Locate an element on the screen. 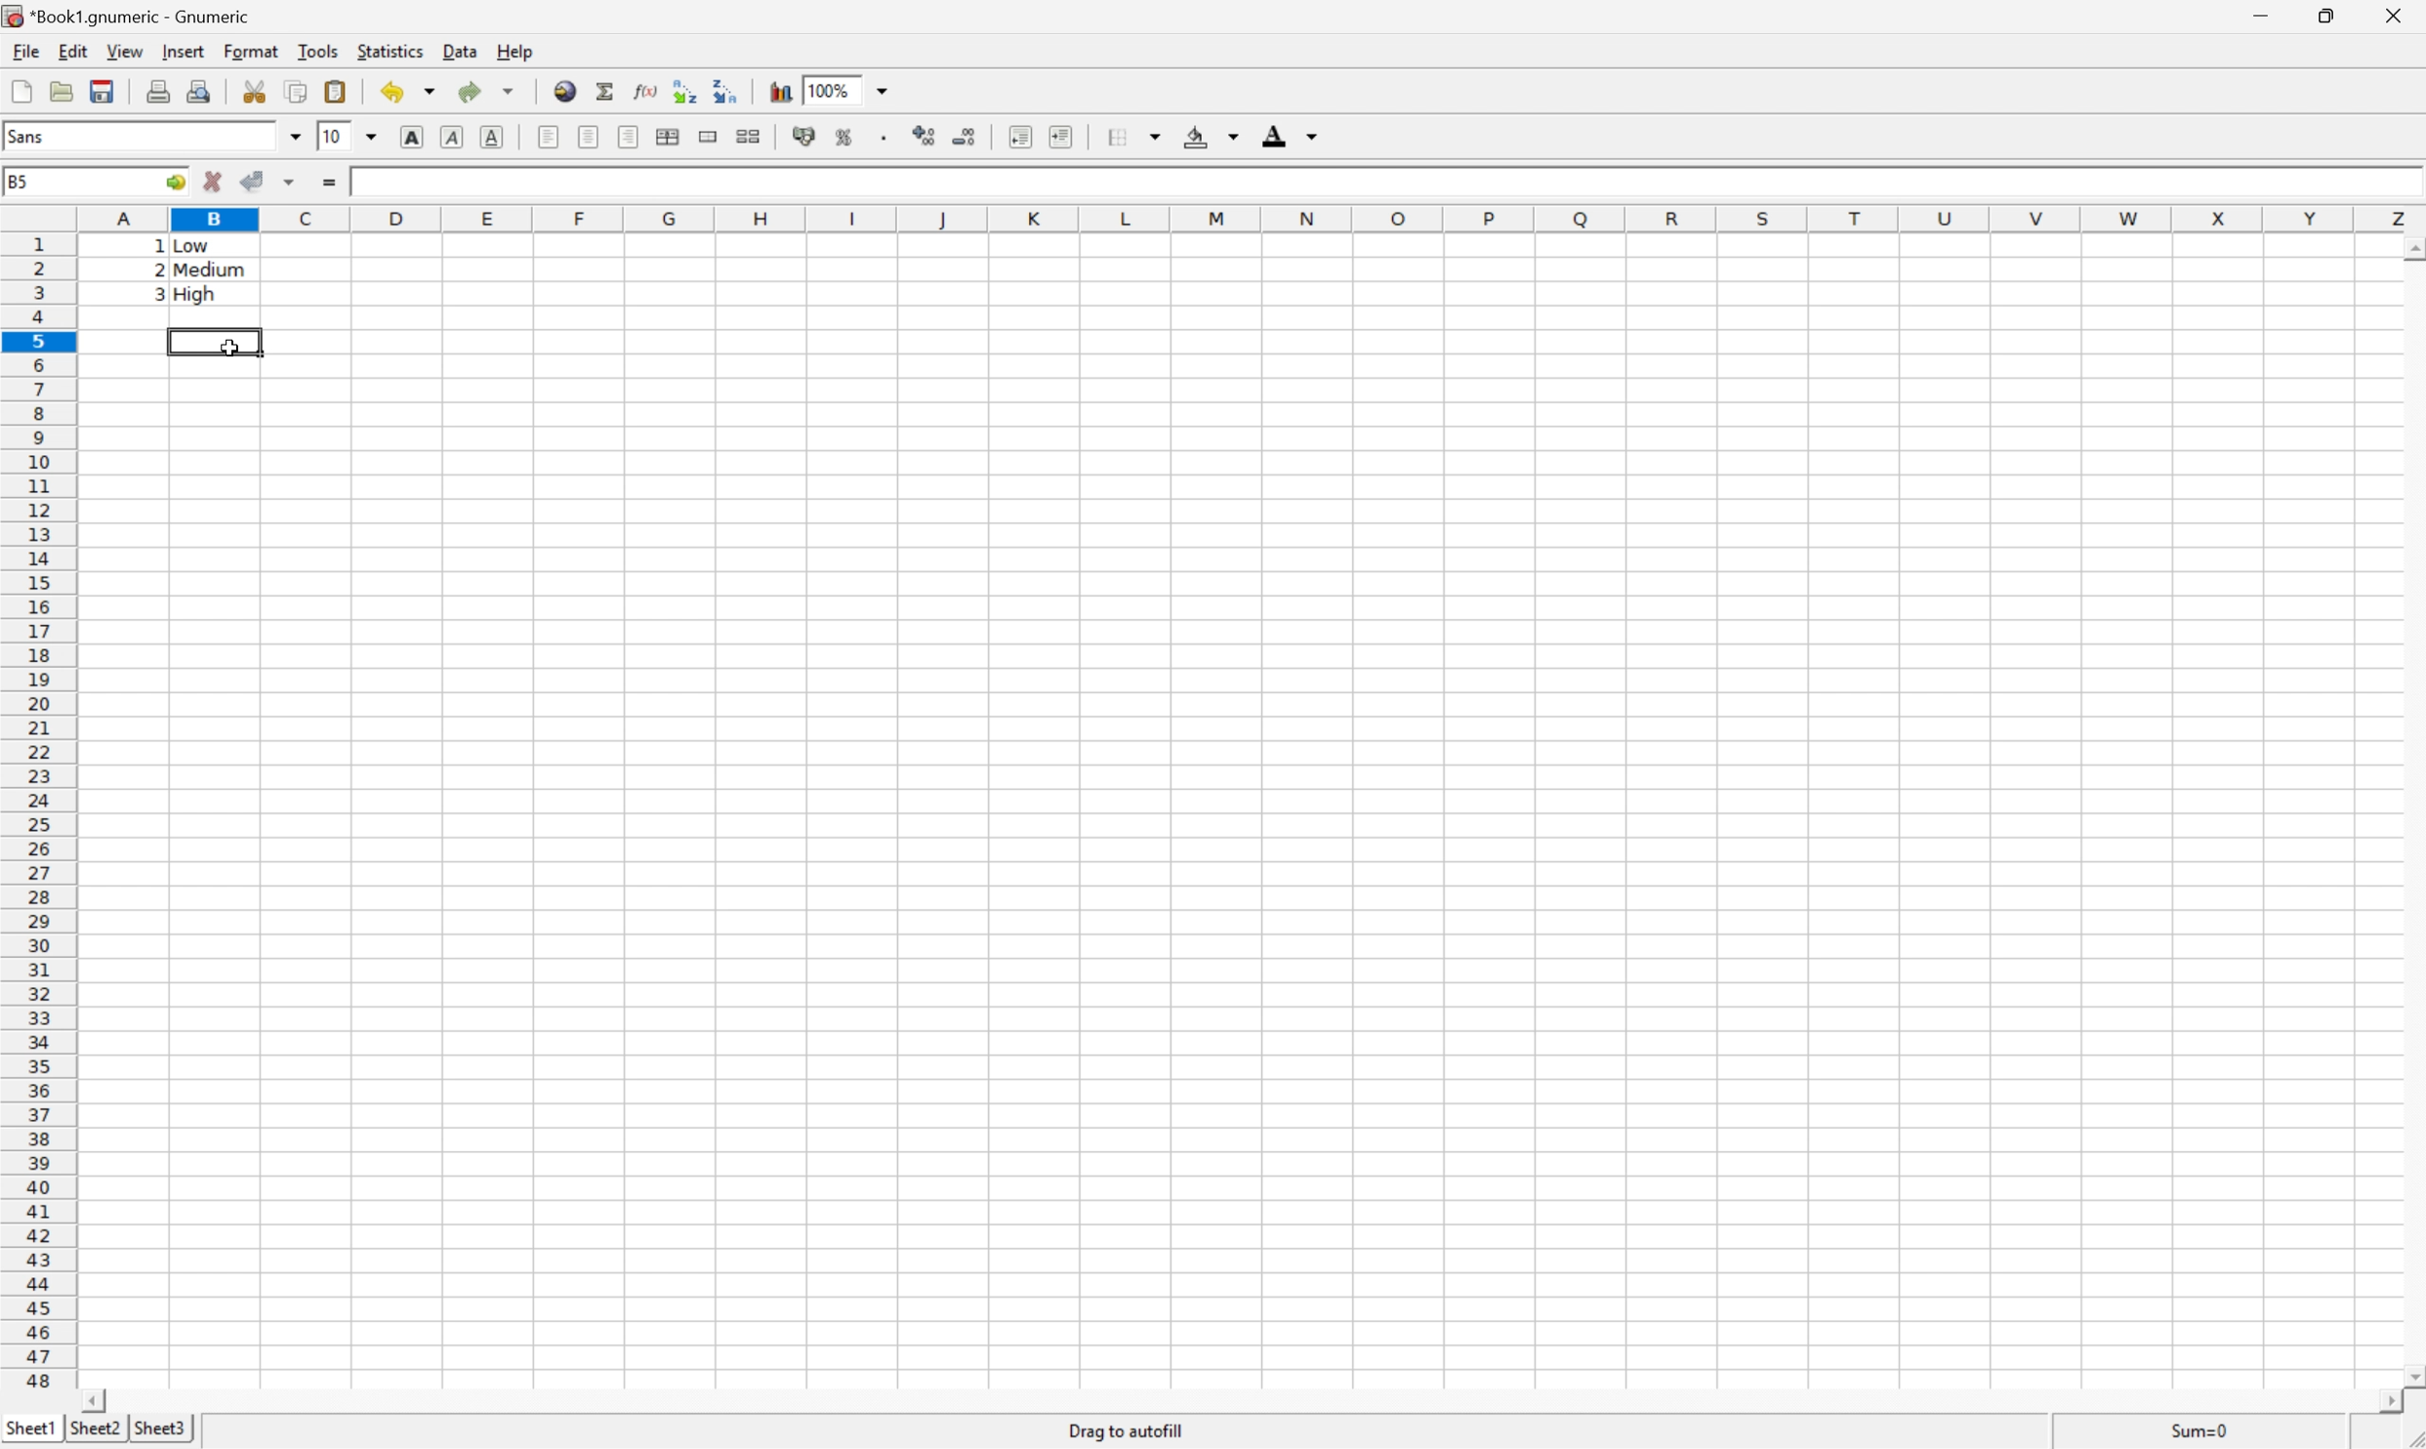 The height and width of the screenshot is (1449, 2426). Merge a range of cells is located at coordinates (709, 137).